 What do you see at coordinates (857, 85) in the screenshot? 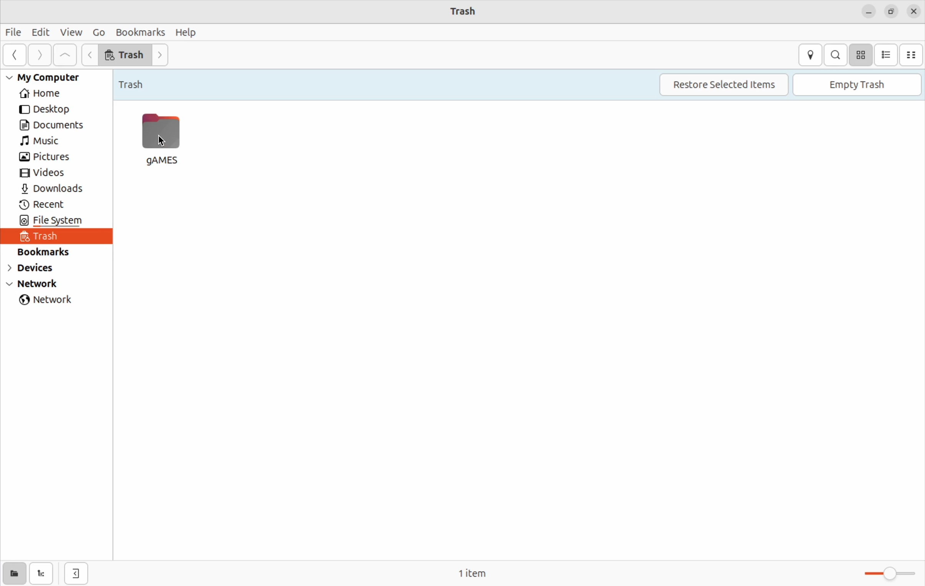
I see `empty trash` at bounding box center [857, 85].